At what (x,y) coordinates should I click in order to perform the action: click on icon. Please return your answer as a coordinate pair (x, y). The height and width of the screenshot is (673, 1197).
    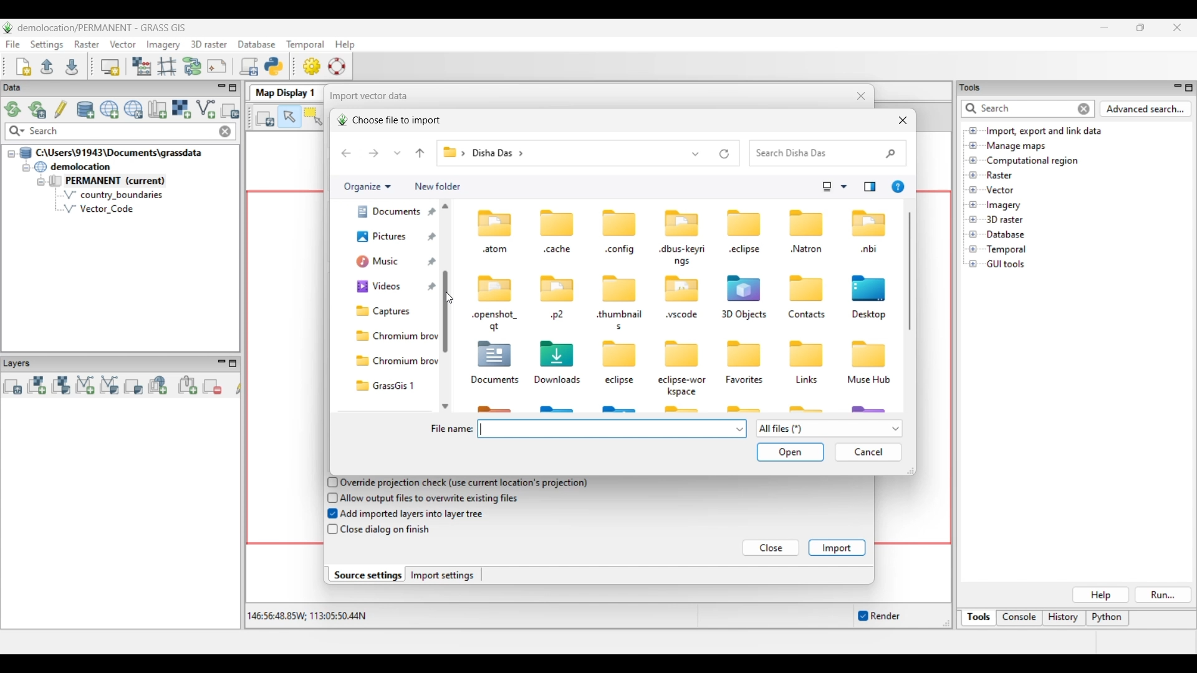
    Looking at the image, I should click on (869, 353).